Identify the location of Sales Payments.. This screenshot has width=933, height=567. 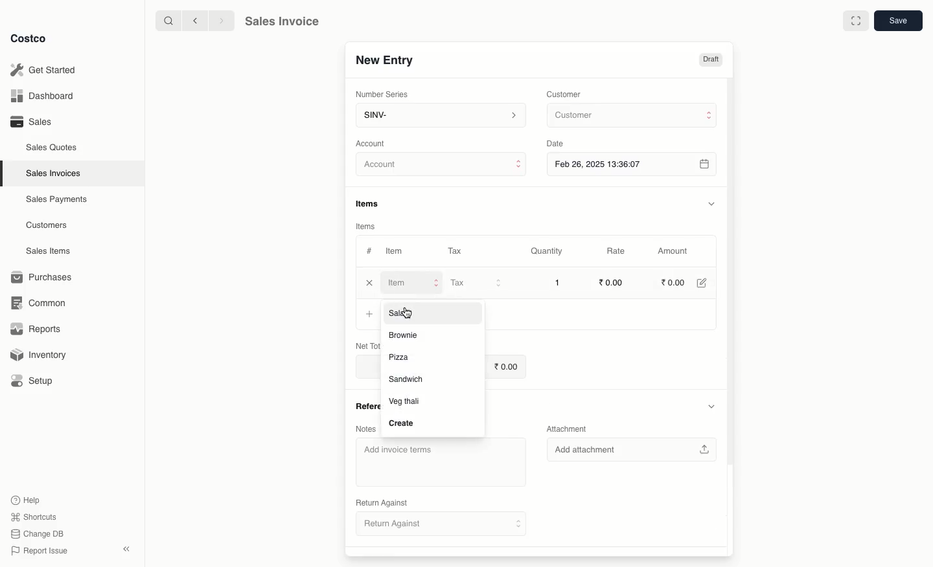
(58, 201).